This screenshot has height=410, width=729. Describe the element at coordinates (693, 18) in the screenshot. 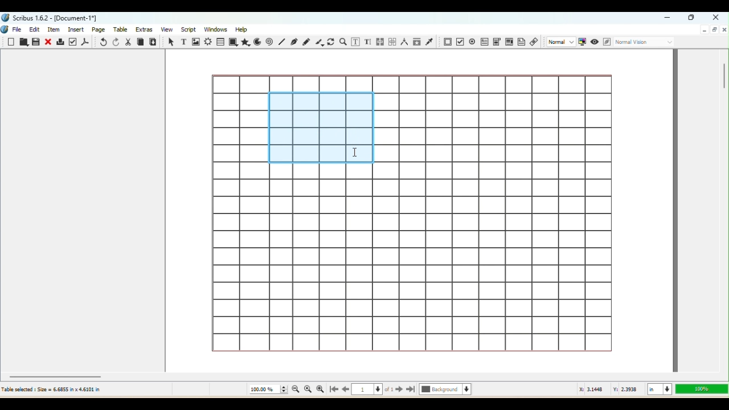

I see `Maximize` at that location.